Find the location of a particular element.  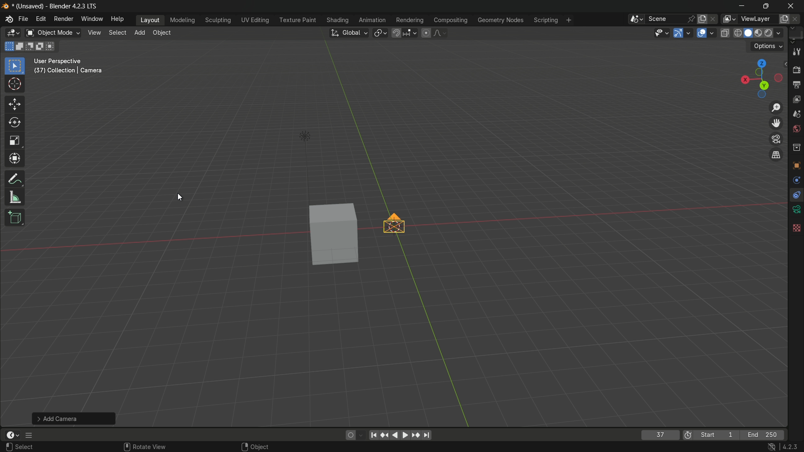

view layer name is located at coordinates (759, 19).